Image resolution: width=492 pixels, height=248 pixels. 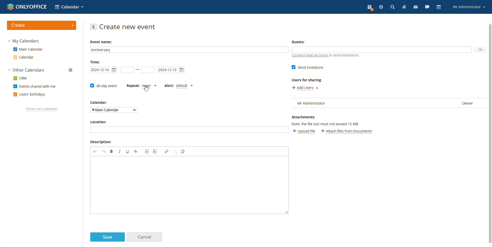 What do you see at coordinates (128, 27) in the screenshot?
I see `create new event` at bounding box center [128, 27].